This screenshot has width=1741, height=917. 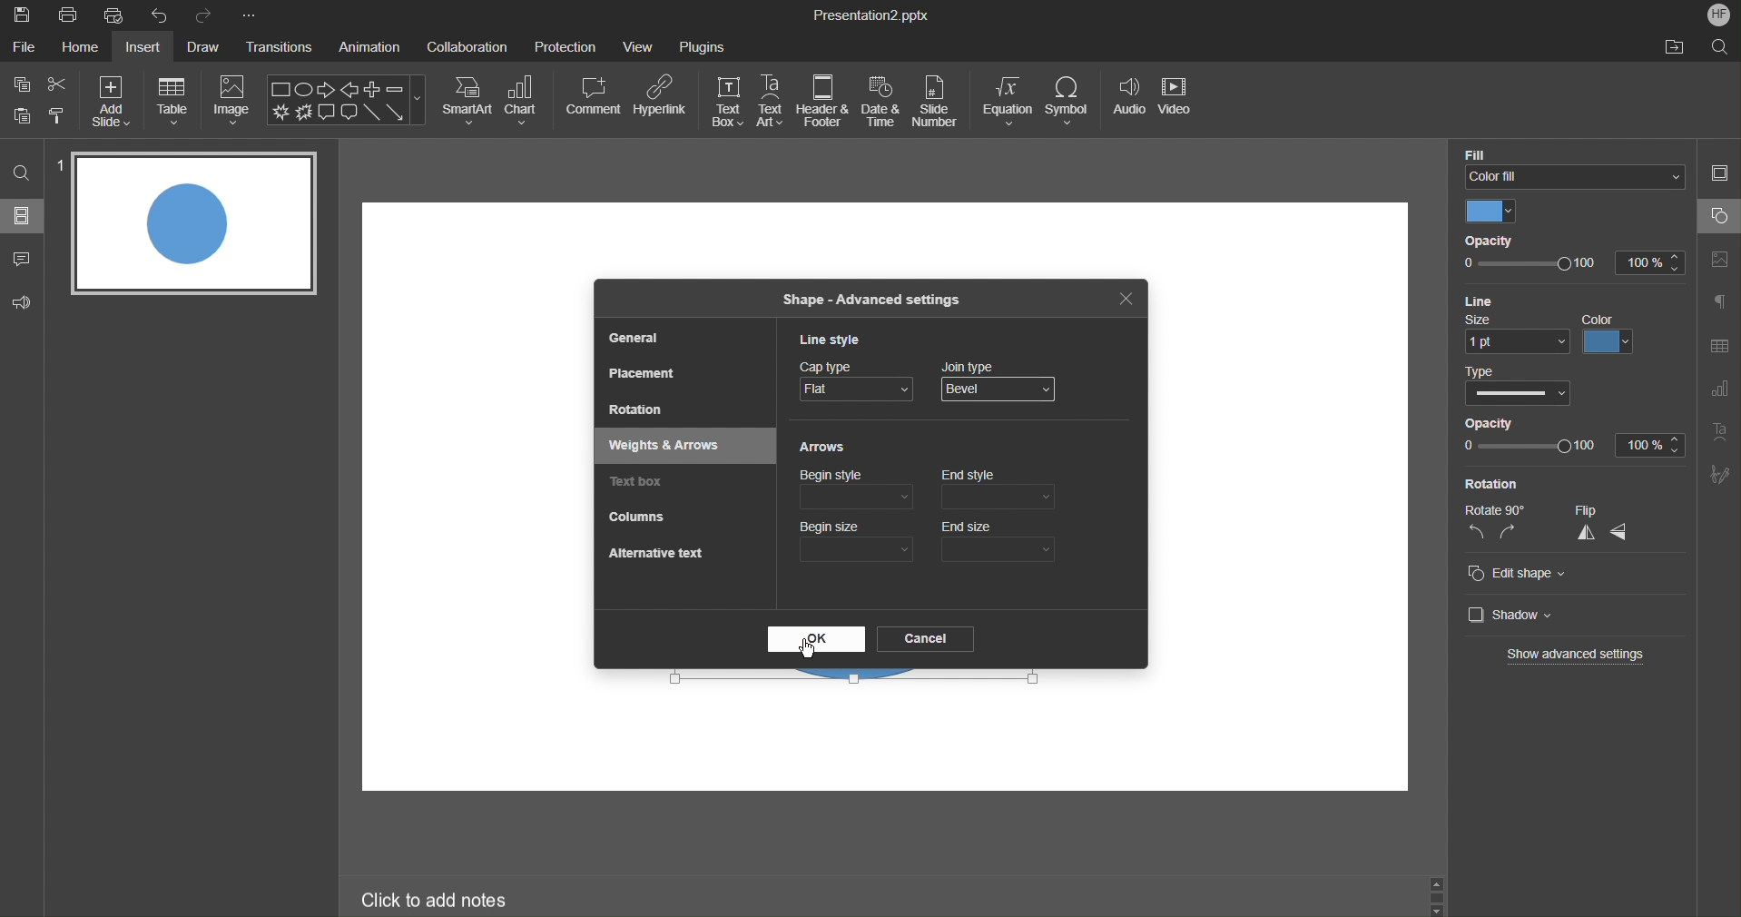 What do you see at coordinates (1004, 423) in the screenshot?
I see `Round` at bounding box center [1004, 423].